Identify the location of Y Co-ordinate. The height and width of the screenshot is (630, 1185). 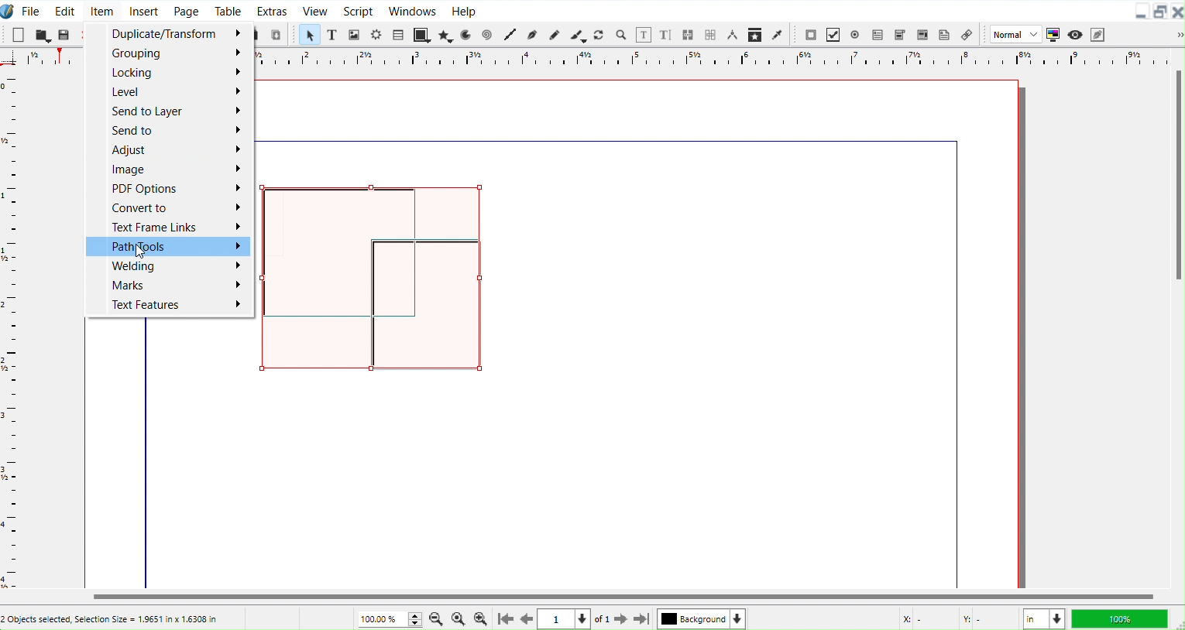
(987, 620).